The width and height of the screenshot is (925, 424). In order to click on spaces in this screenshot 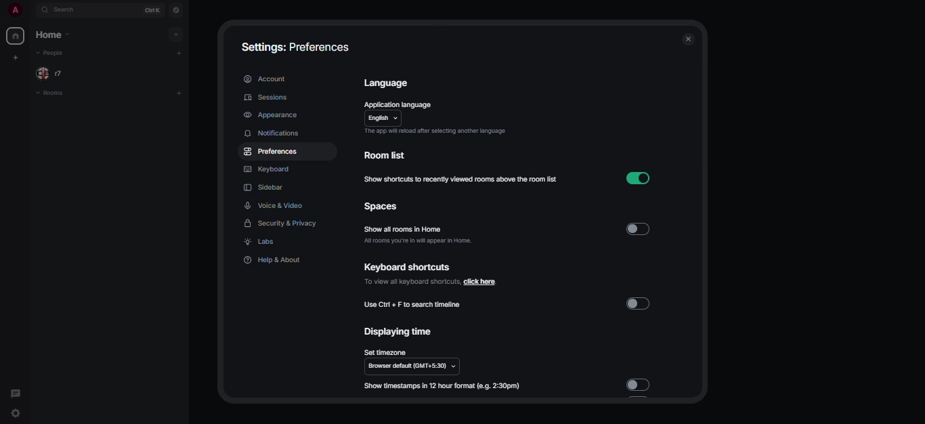, I will do `click(381, 207)`.